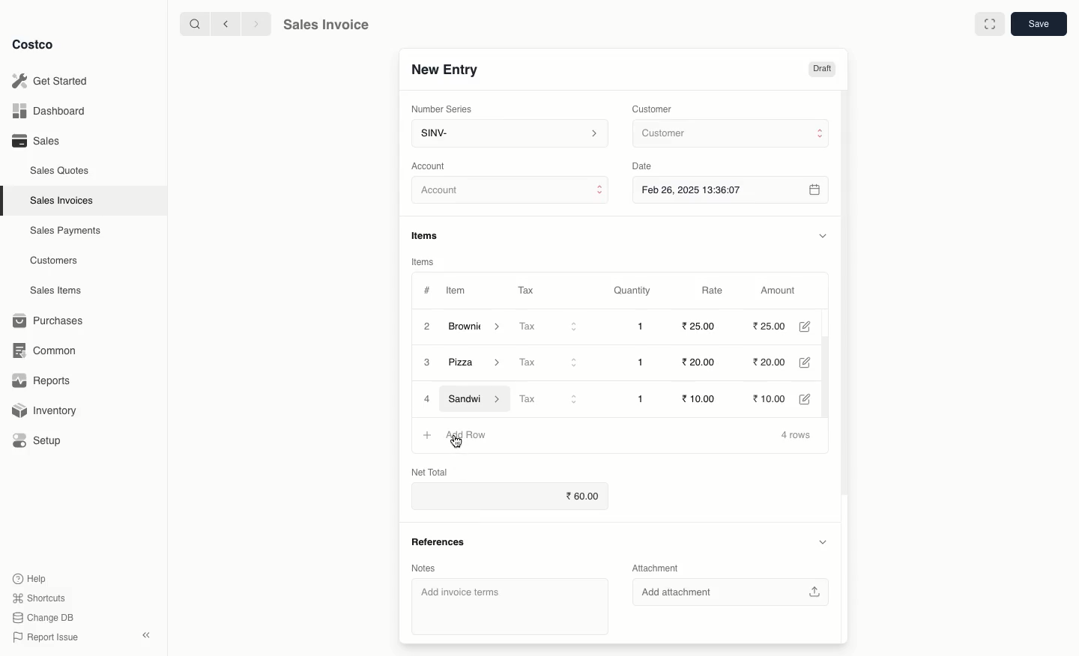 This screenshot has height=656, width=1079. What do you see at coordinates (697, 362) in the screenshot?
I see `20.00` at bounding box center [697, 362].